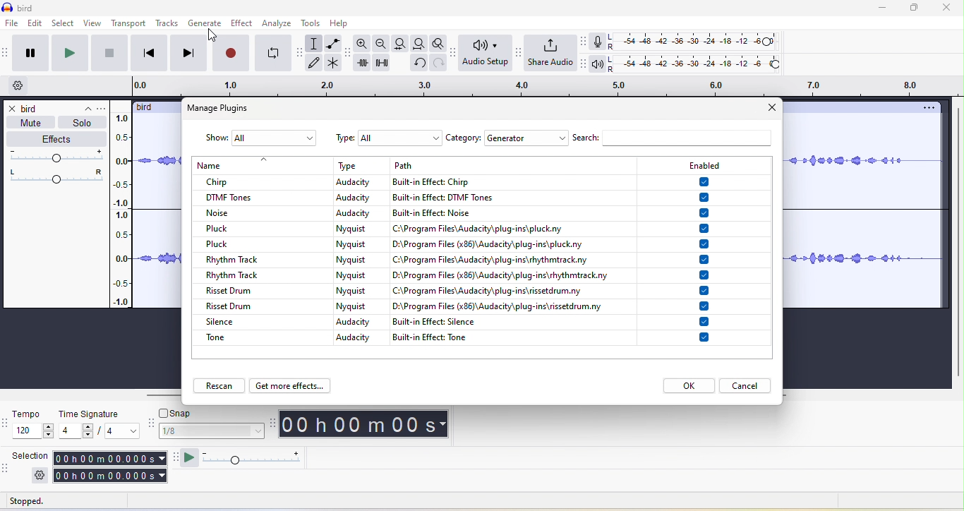  I want to click on redo, so click(437, 63).